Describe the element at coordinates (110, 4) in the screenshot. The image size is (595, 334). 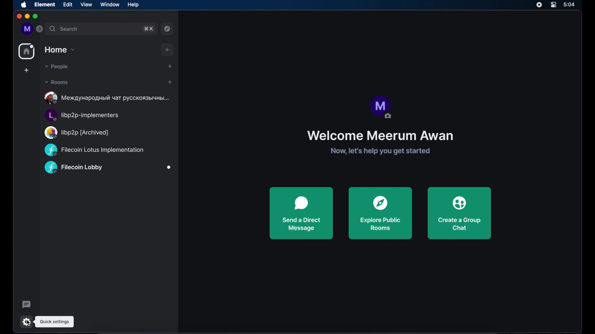
I see `window` at that location.